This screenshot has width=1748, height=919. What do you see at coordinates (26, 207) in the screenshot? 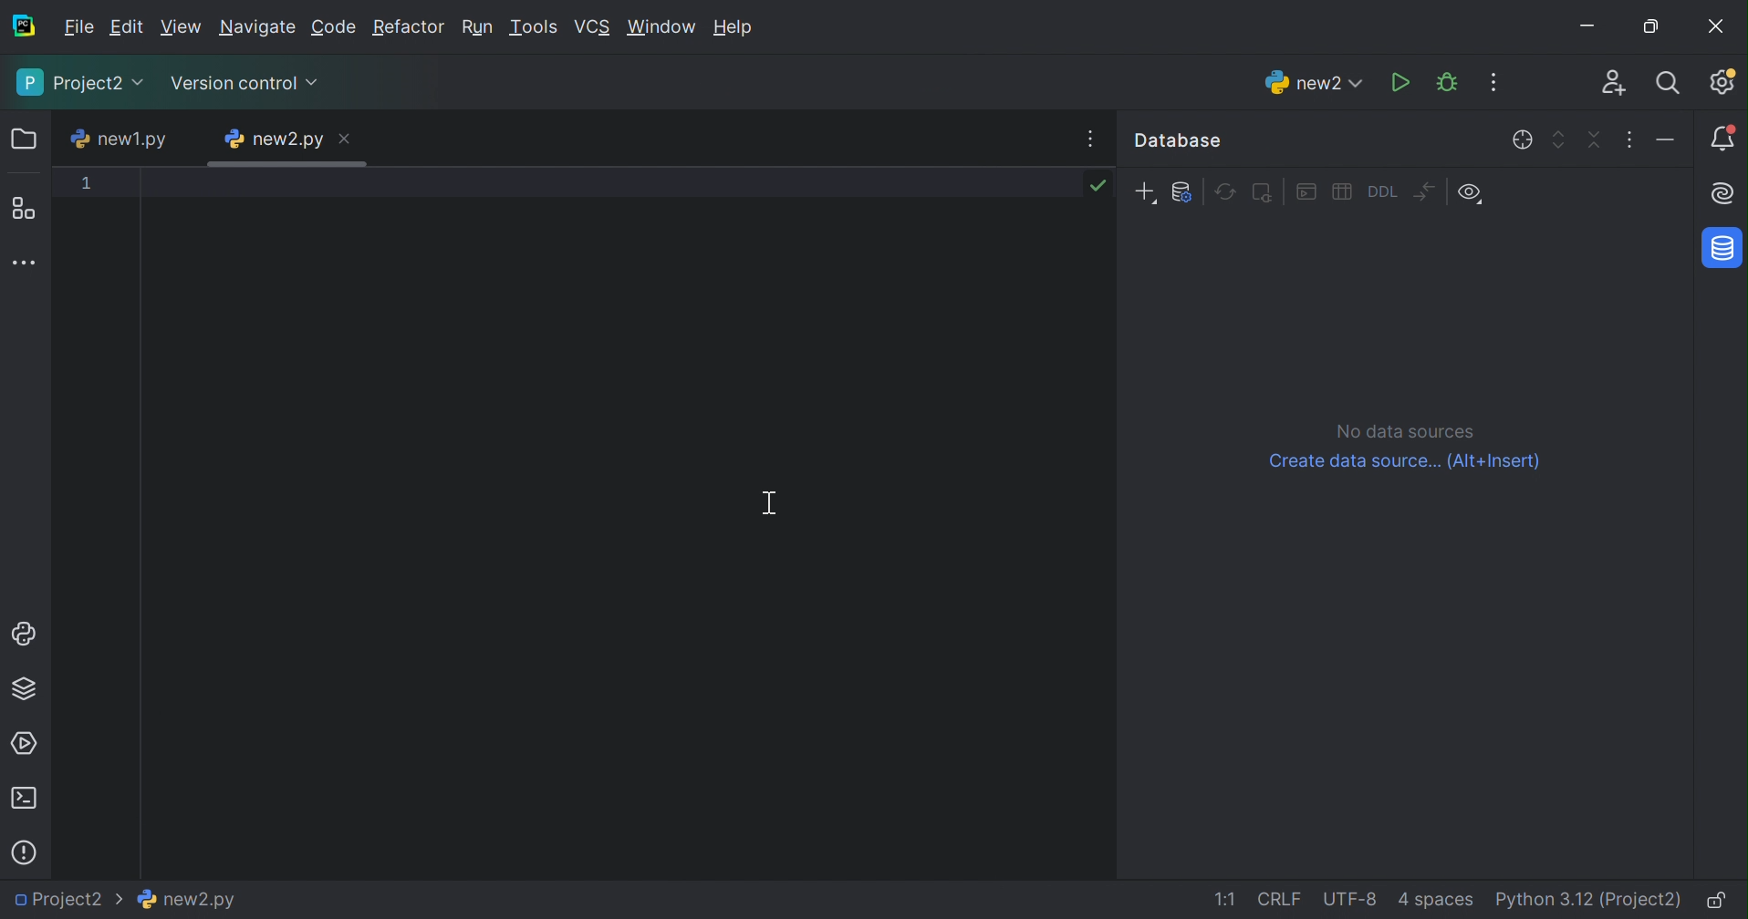
I see `` at bounding box center [26, 207].